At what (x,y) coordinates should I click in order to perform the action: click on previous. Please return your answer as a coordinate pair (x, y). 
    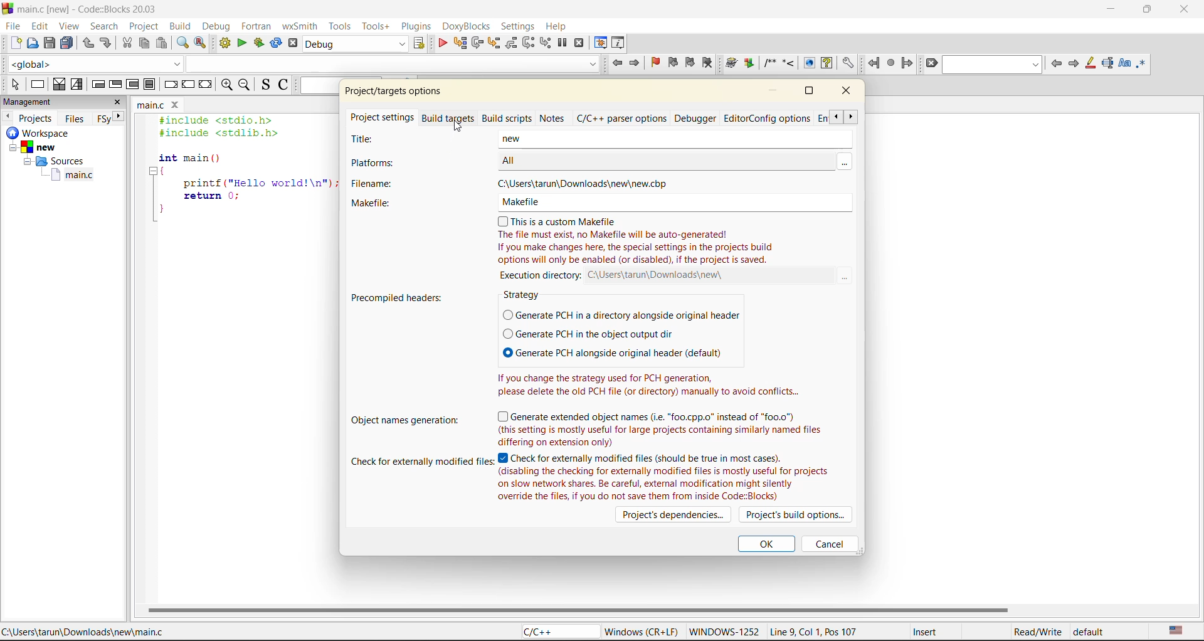
    Looking at the image, I should click on (8, 116).